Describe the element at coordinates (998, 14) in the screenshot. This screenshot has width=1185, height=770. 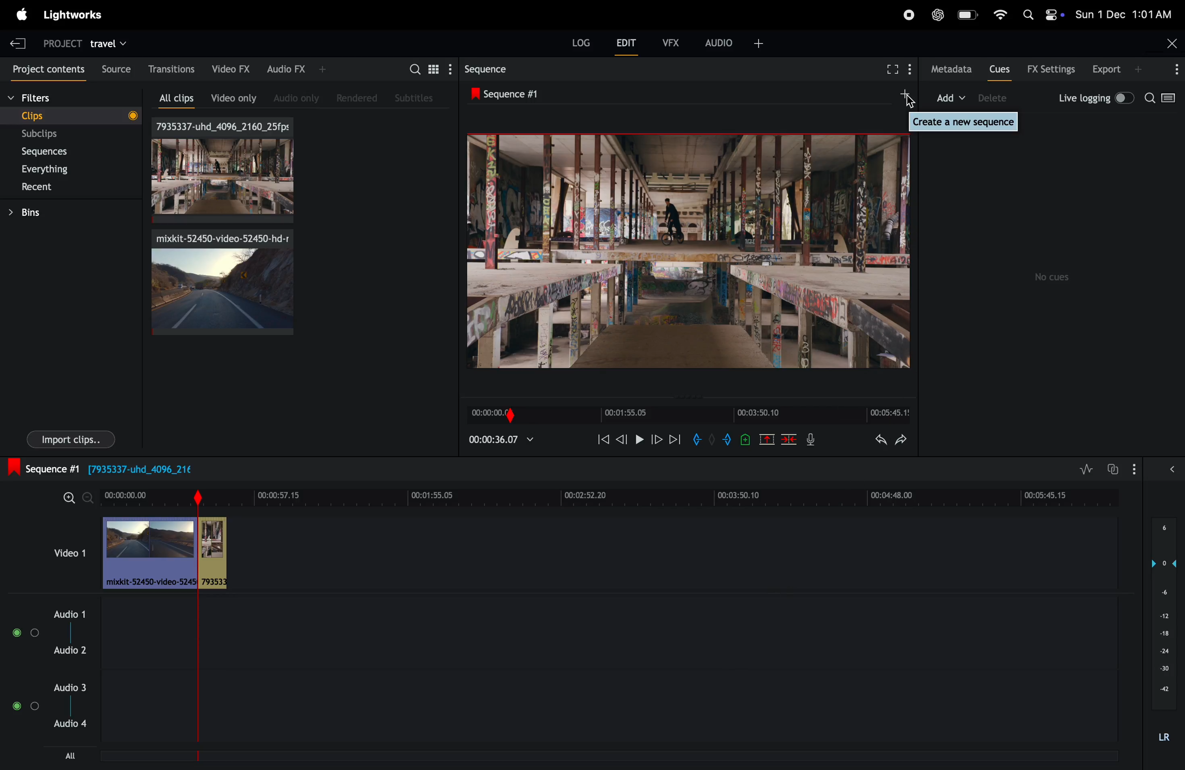
I see `wifi` at that location.